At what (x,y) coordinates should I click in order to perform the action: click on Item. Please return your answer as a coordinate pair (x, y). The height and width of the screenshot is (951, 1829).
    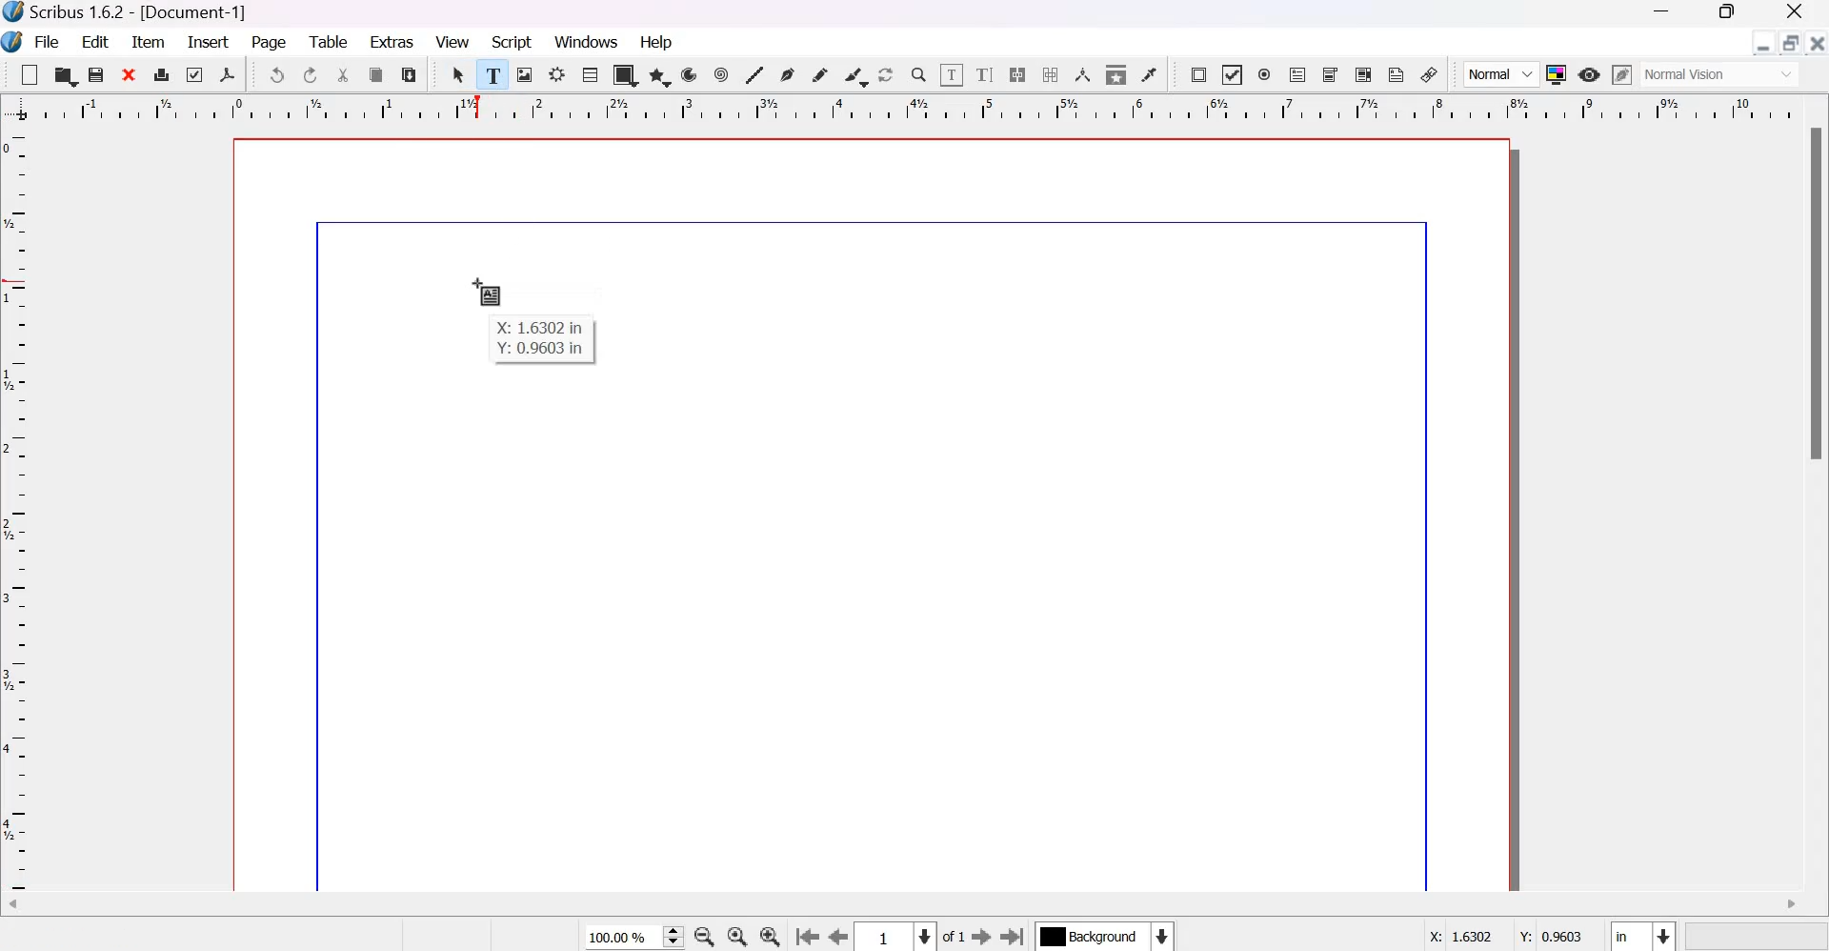
    Looking at the image, I should click on (149, 43).